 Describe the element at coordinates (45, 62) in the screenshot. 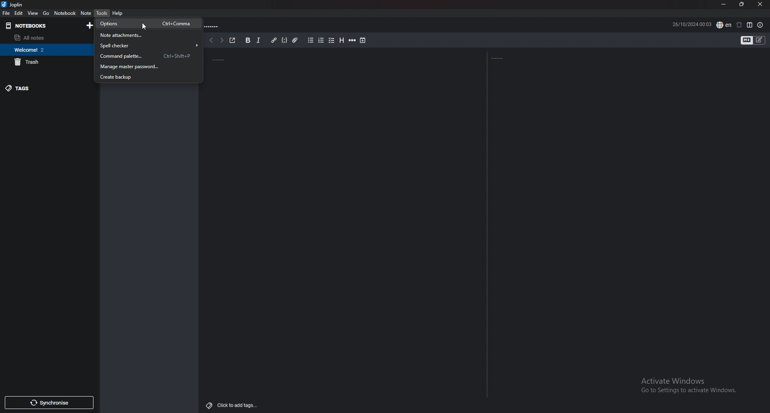

I see `trash` at that location.